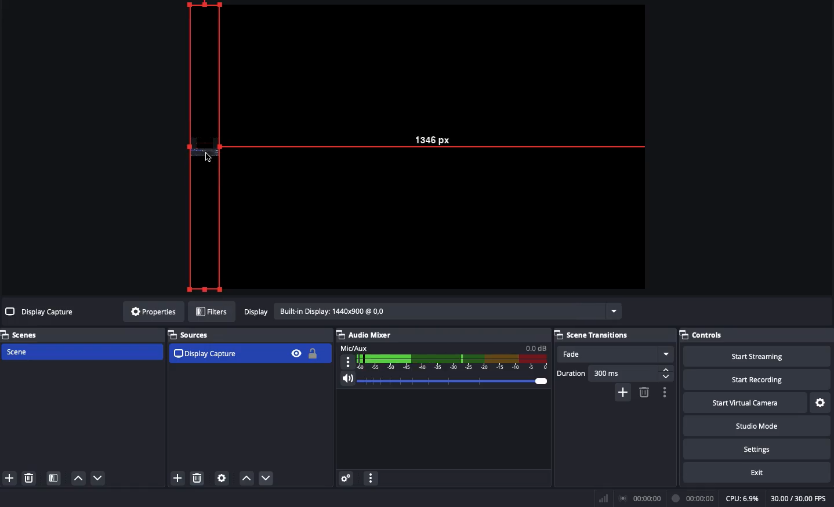 This screenshot has width=834, height=507. What do you see at coordinates (756, 447) in the screenshot?
I see `Settings` at bounding box center [756, 447].